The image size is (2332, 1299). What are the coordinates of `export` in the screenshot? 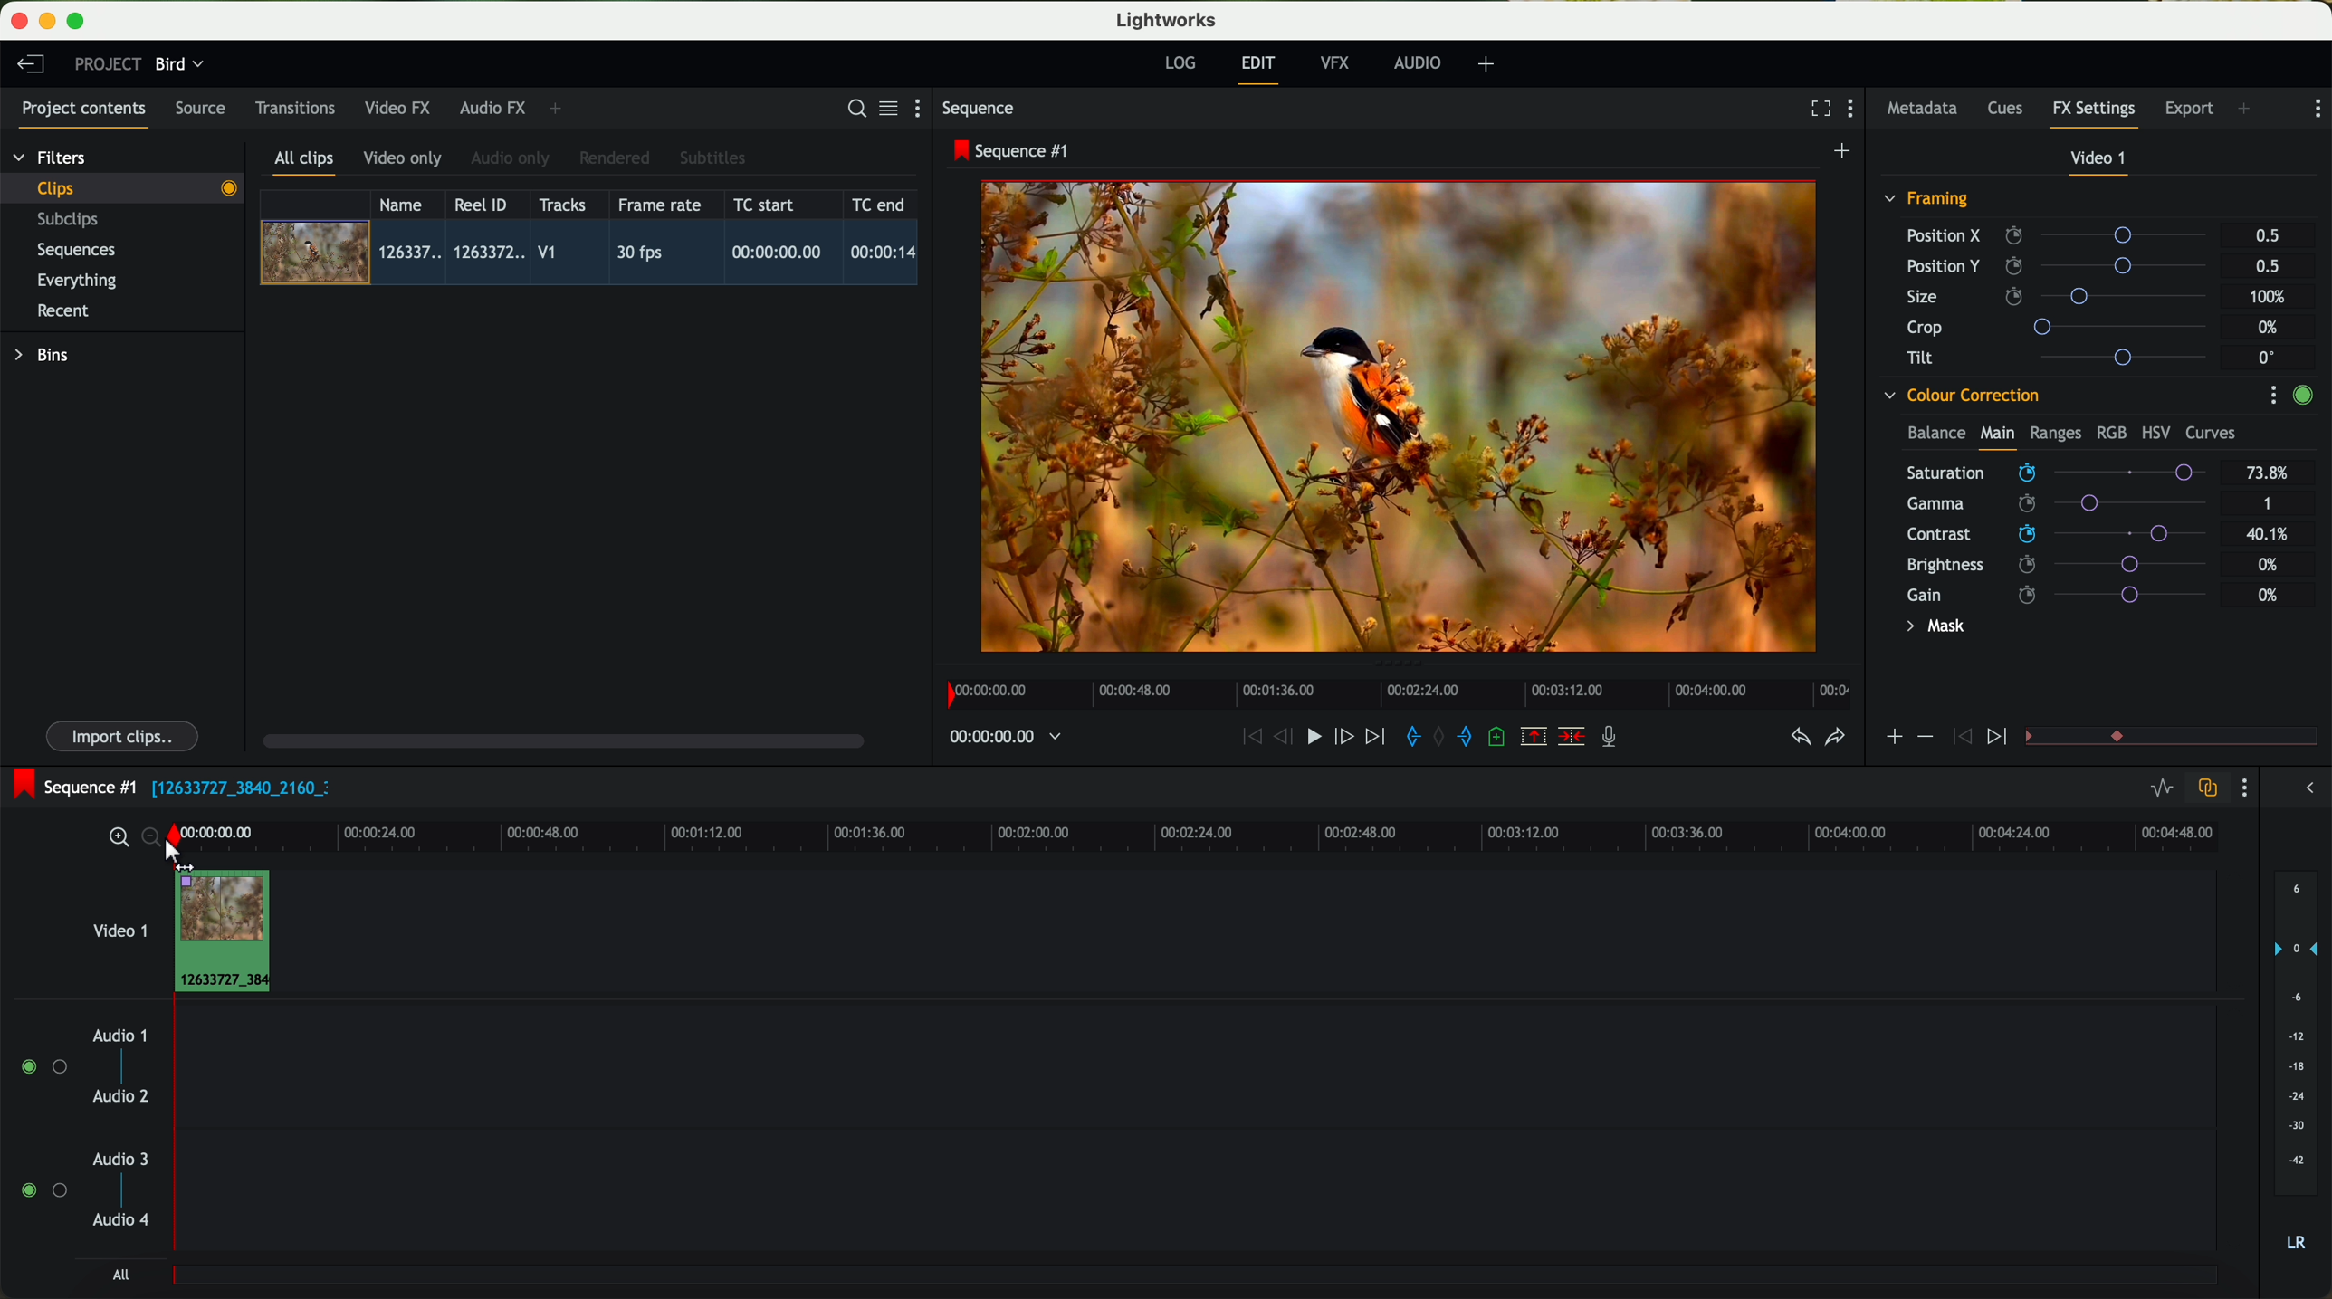 It's located at (2190, 110).